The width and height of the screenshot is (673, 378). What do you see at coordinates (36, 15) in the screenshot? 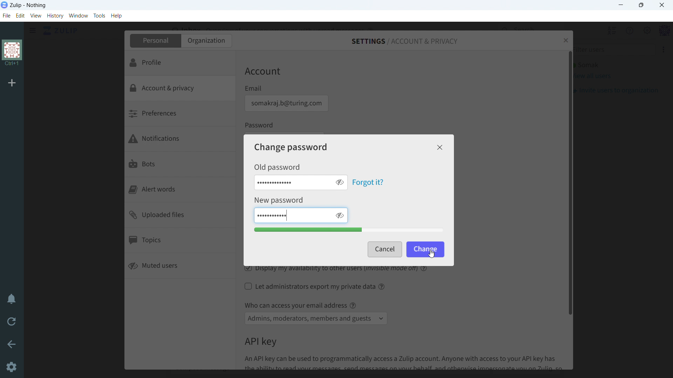
I see `view` at bounding box center [36, 15].